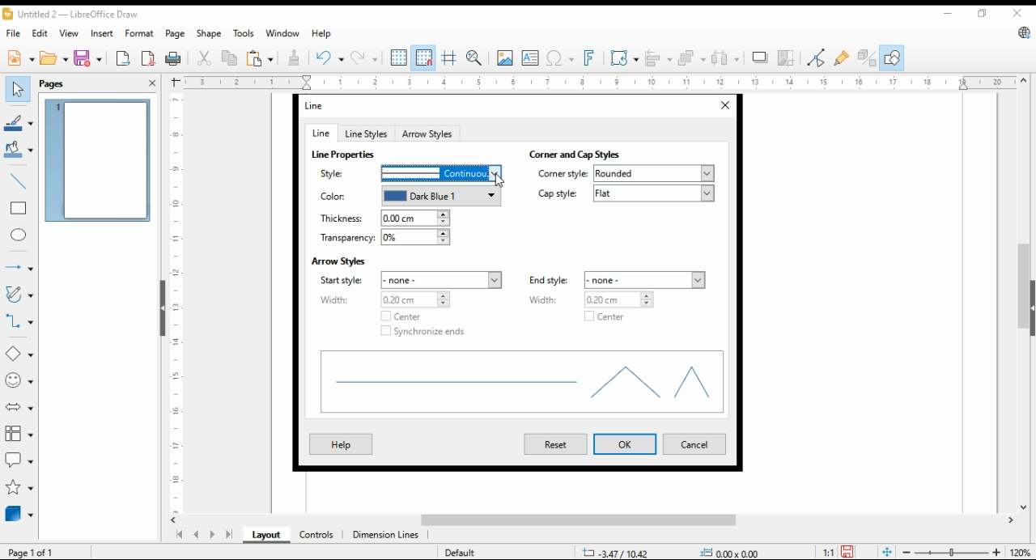  I want to click on page, so click(177, 33).